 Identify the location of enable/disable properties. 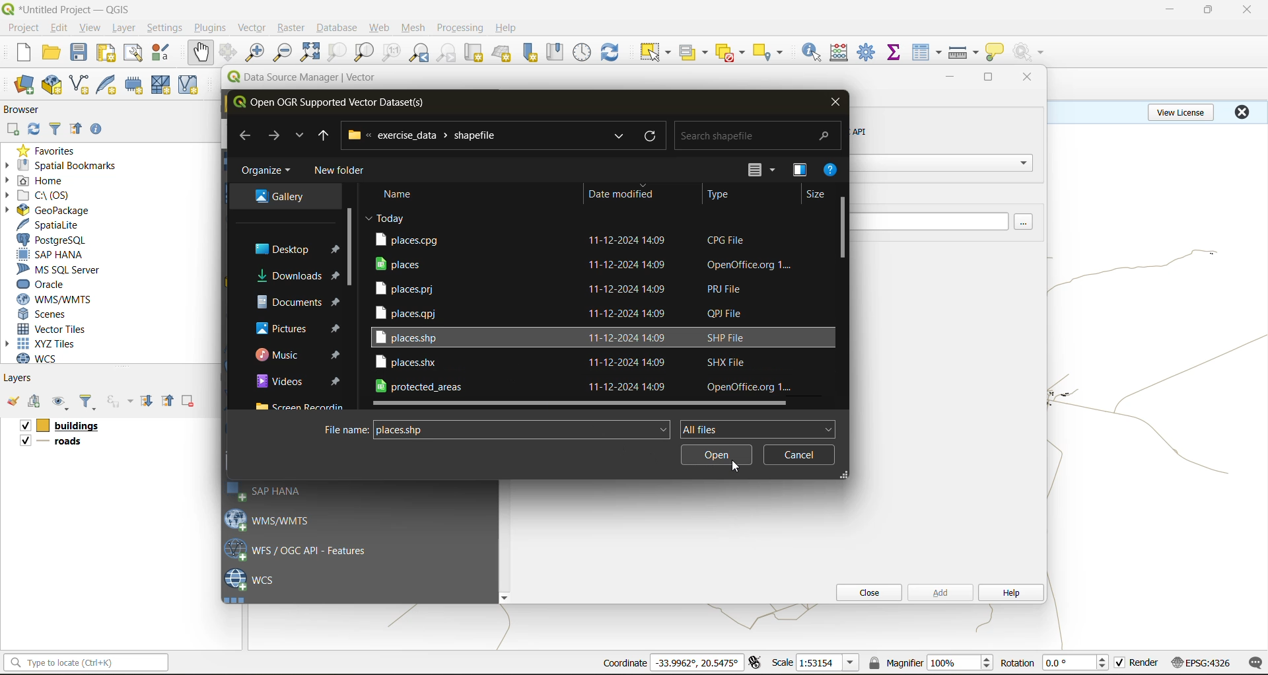
(100, 132).